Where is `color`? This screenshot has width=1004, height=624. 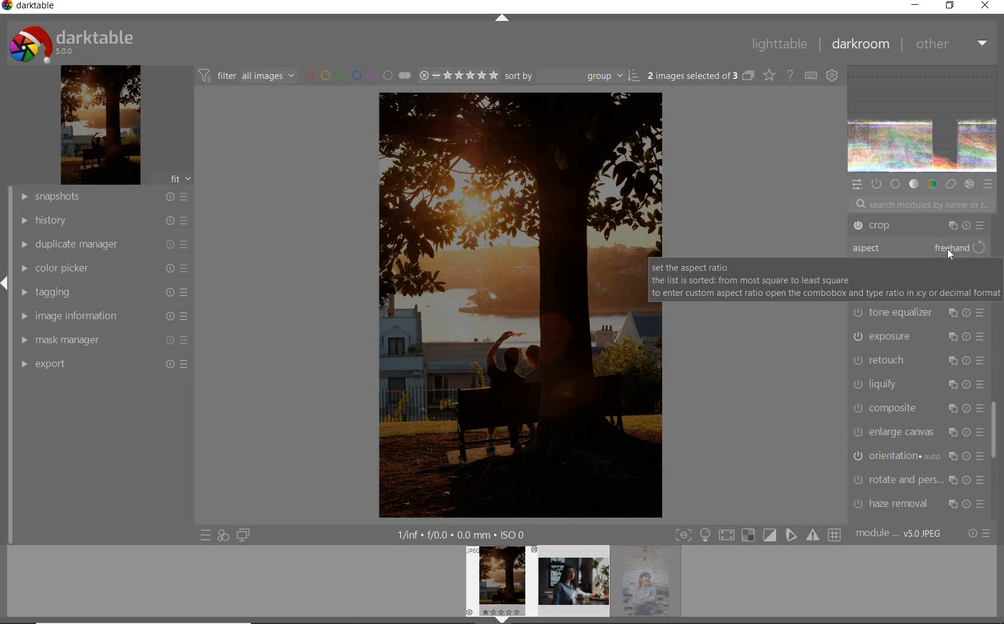 color is located at coordinates (932, 185).